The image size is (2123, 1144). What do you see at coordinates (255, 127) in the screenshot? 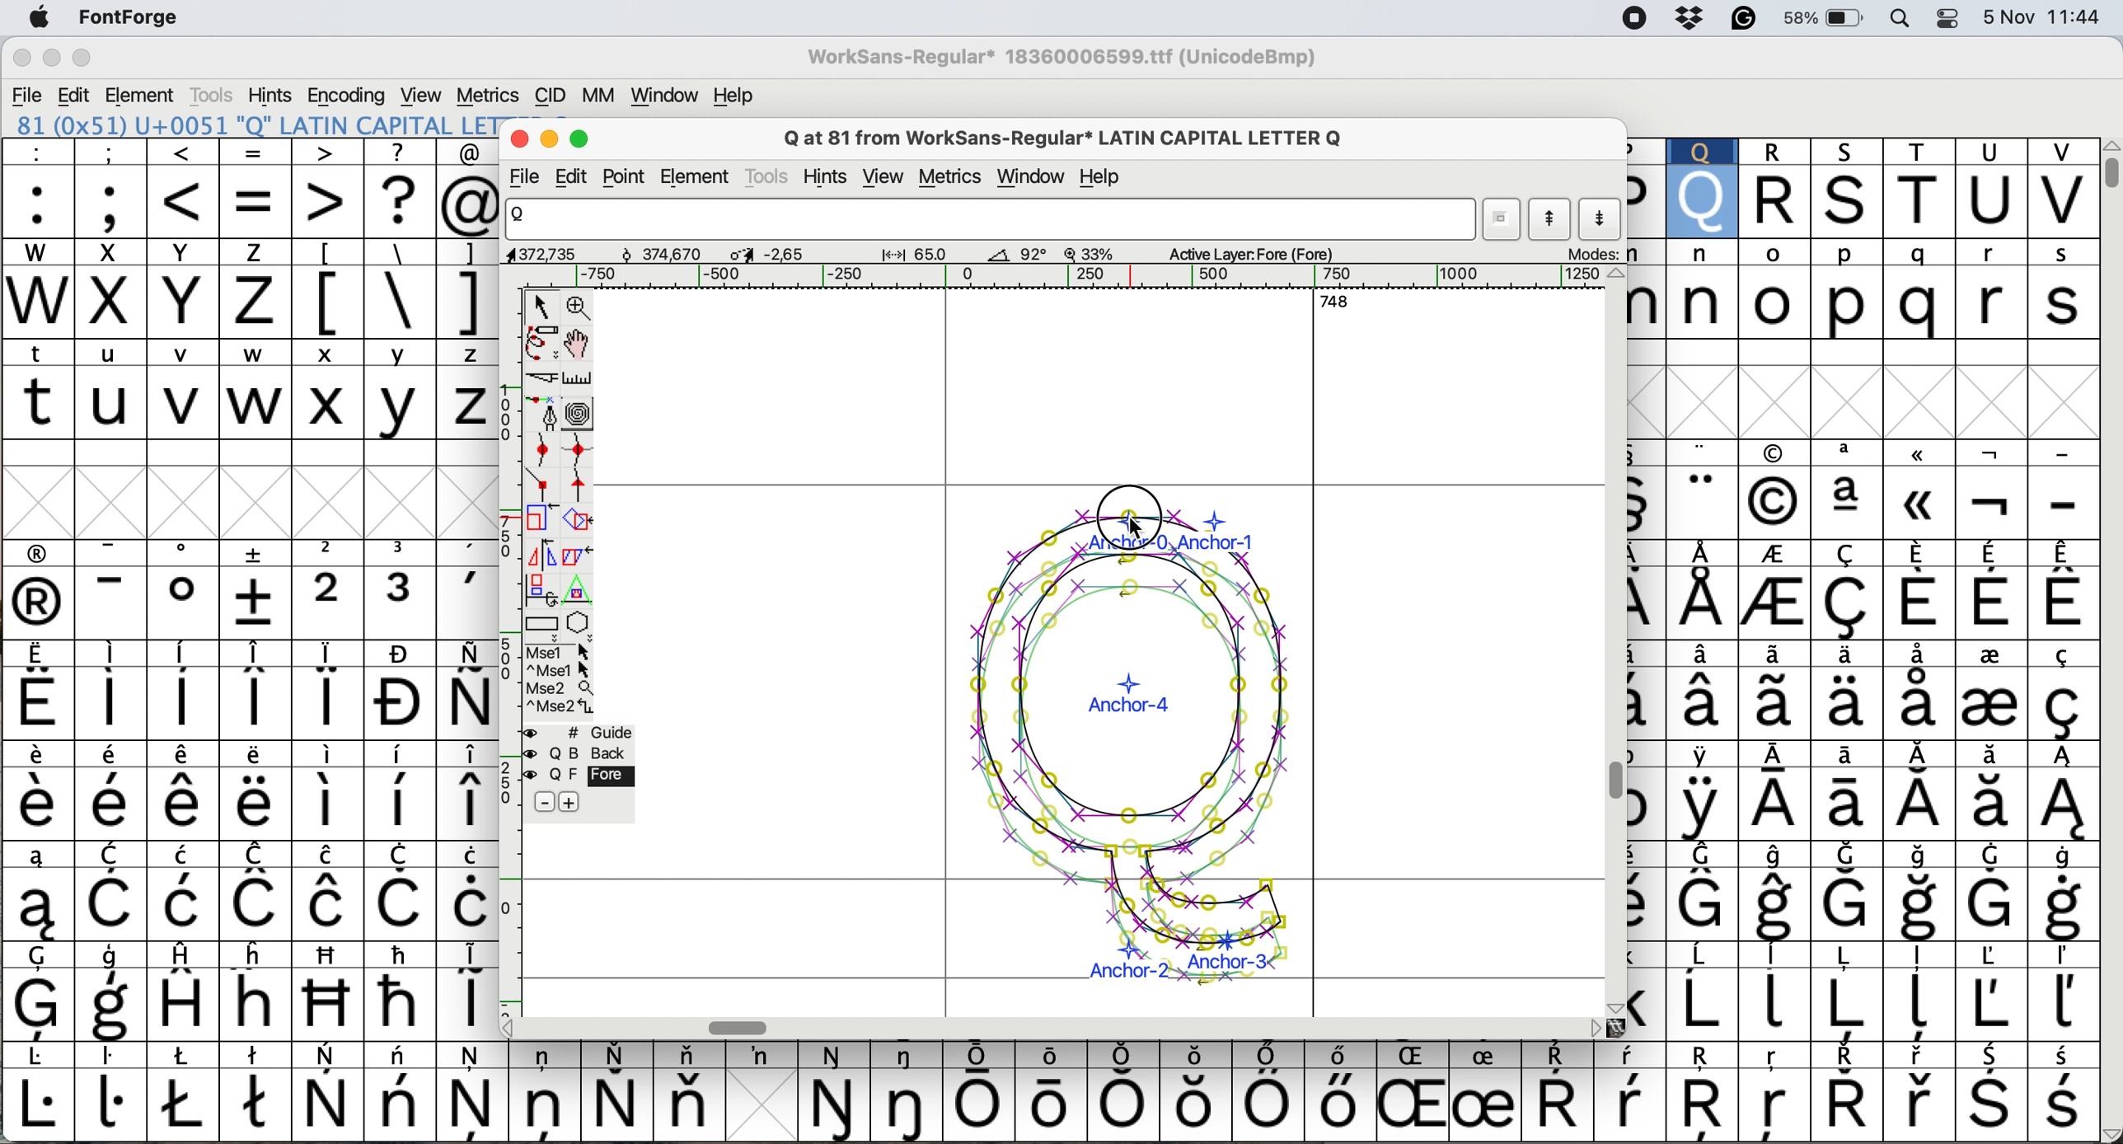
I see `81 (0x51) U+0051 "Q" LATIN CAPITAL LET` at bounding box center [255, 127].